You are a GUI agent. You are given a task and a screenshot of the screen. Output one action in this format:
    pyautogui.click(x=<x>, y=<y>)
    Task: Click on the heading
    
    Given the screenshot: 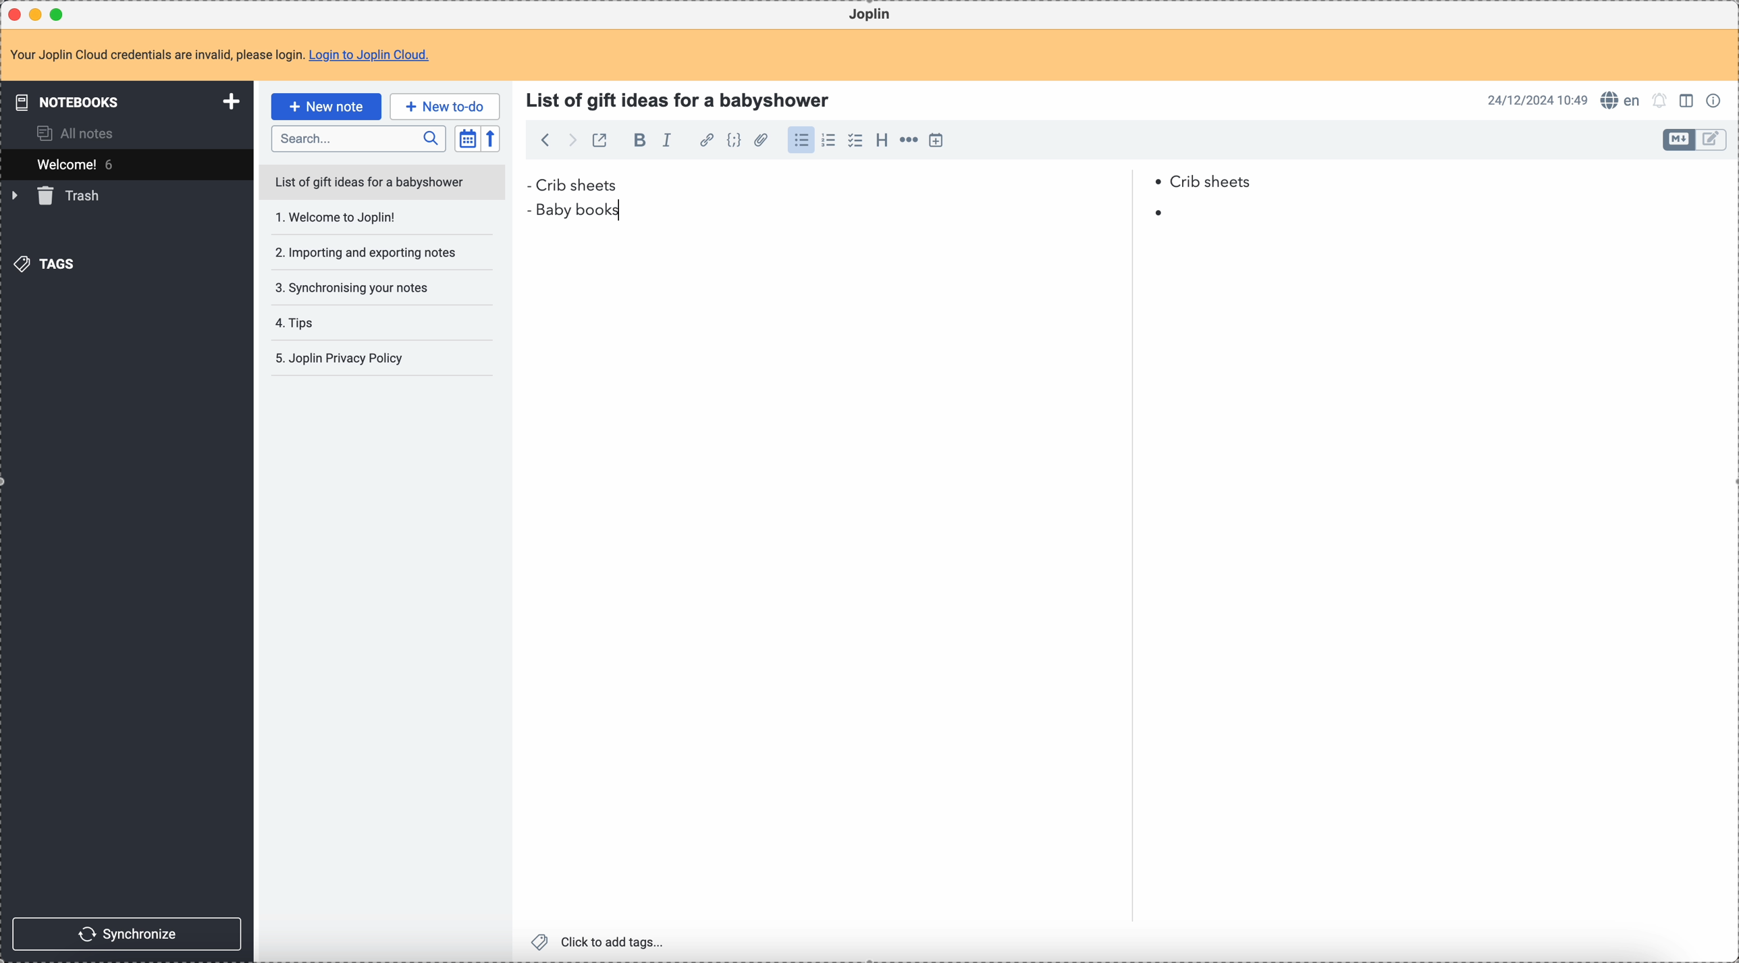 What is the action you would take?
    pyautogui.click(x=882, y=143)
    